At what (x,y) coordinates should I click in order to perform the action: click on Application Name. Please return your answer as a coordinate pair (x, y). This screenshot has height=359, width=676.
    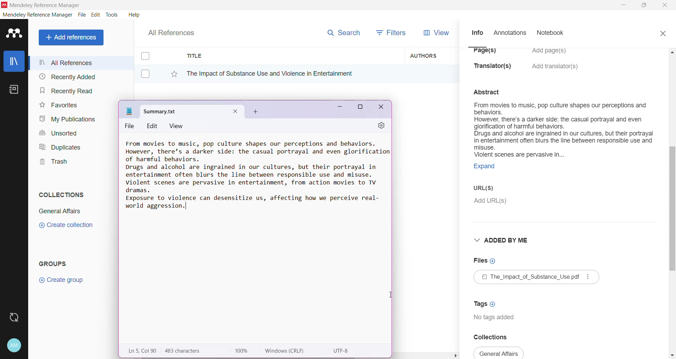
    Looking at the image, I should click on (42, 5).